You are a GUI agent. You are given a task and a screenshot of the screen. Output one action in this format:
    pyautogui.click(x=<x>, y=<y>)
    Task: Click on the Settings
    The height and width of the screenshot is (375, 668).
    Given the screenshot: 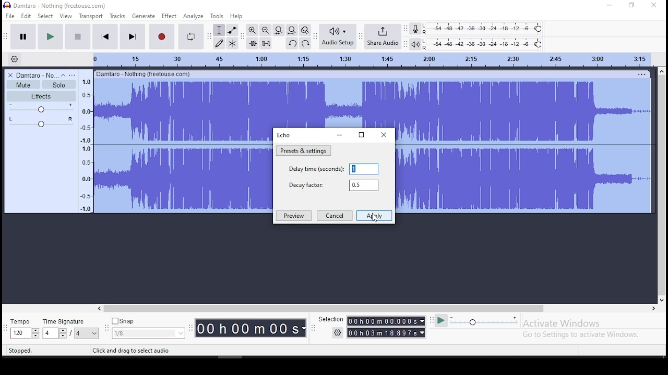 What is the action you would take?
    pyautogui.click(x=337, y=333)
    